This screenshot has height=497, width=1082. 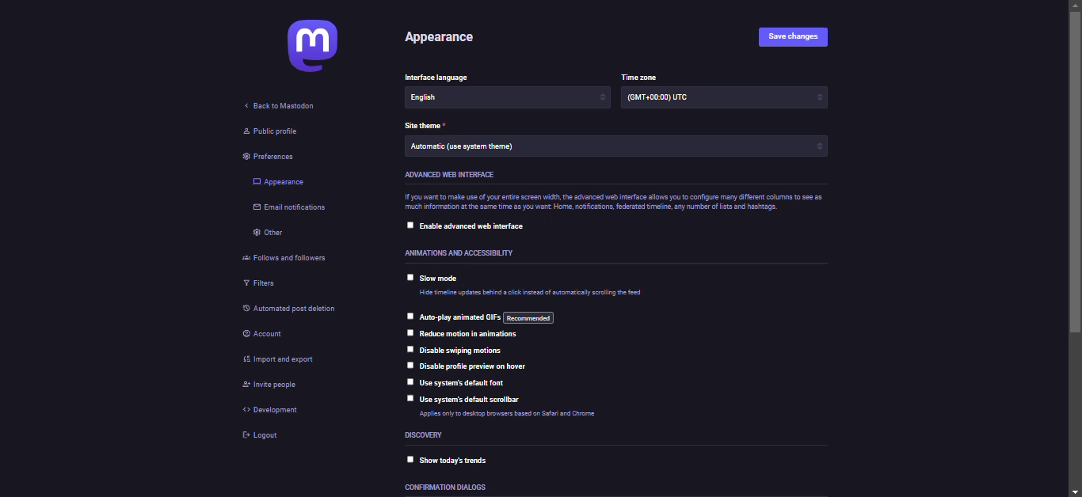 What do you see at coordinates (478, 365) in the screenshot?
I see `disable profile preview on hover` at bounding box center [478, 365].